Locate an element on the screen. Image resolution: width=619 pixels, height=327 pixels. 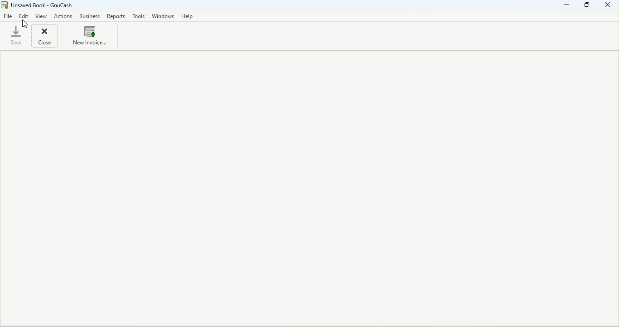
New invoices is located at coordinates (89, 37).